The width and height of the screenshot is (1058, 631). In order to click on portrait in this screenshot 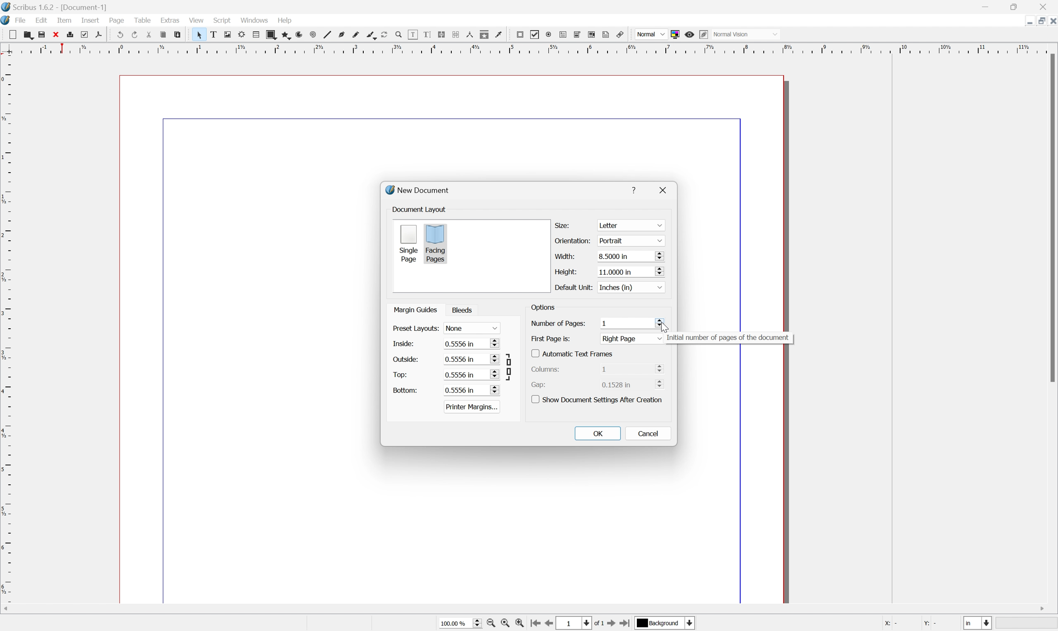, I will do `click(629, 240)`.